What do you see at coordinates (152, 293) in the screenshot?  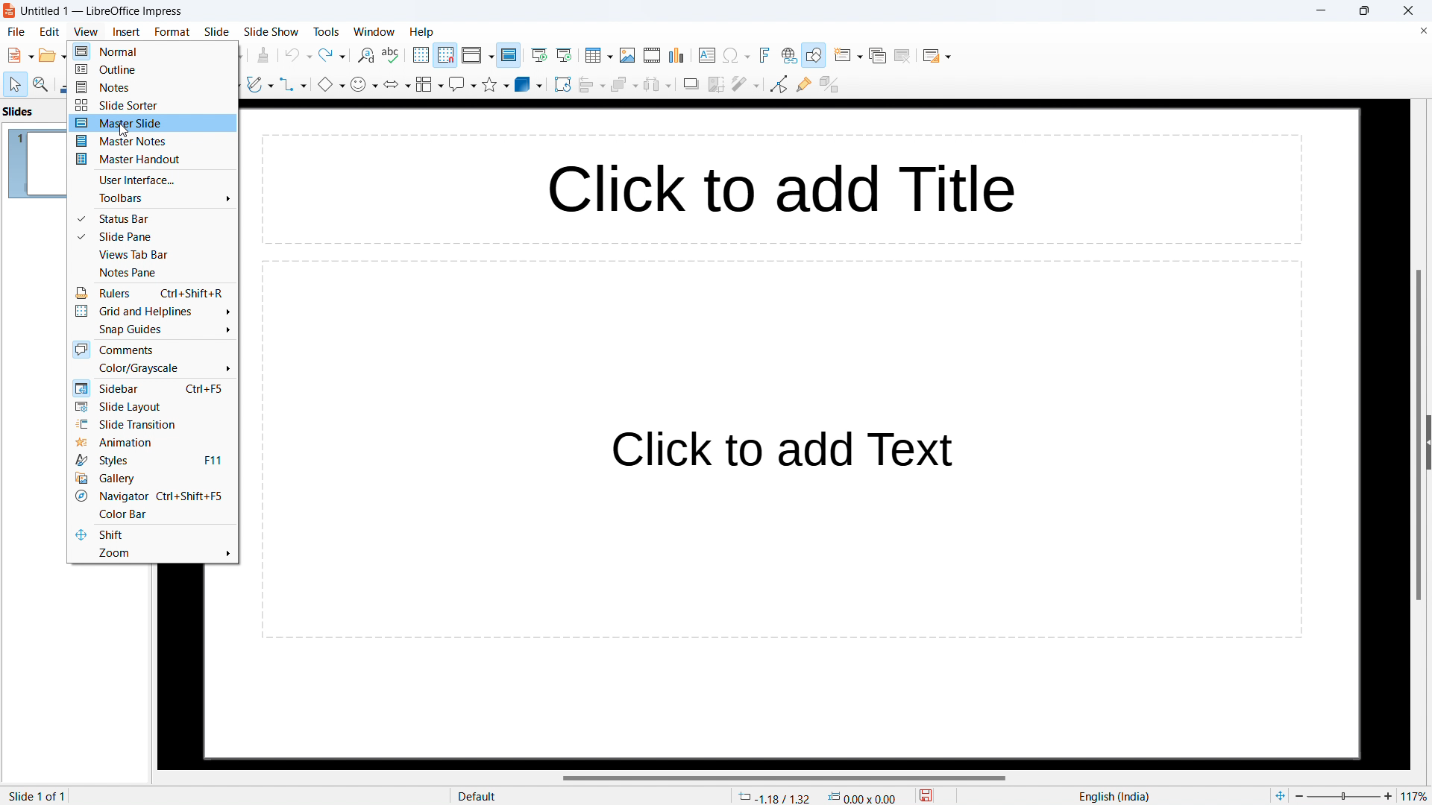 I see `rulers` at bounding box center [152, 293].